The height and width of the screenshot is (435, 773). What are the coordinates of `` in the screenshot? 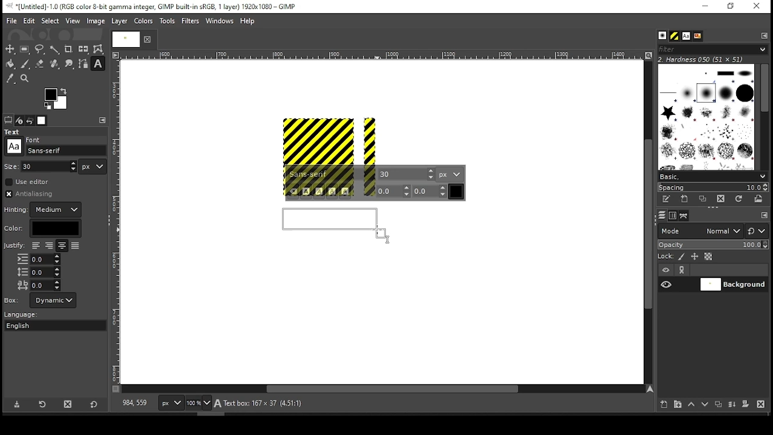 It's located at (11, 166).